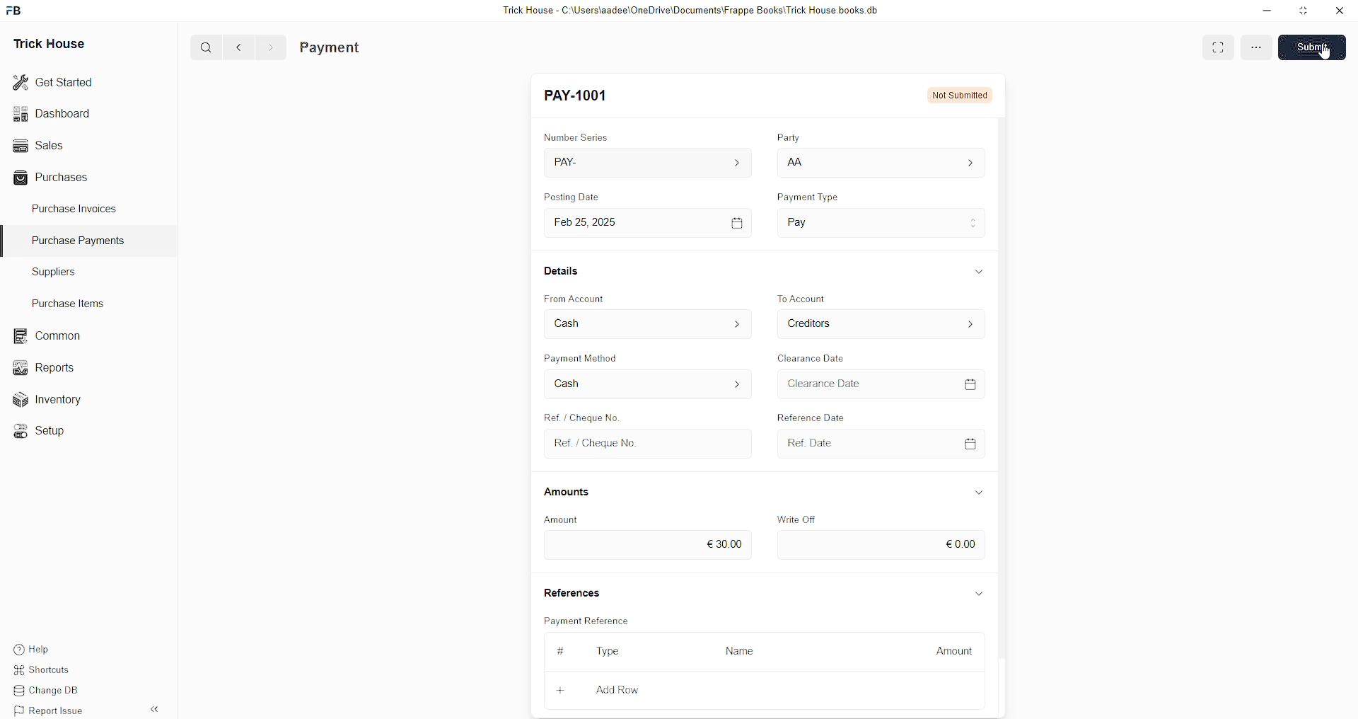  Describe the element at coordinates (580, 323) in the screenshot. I see `Cash` at that location.